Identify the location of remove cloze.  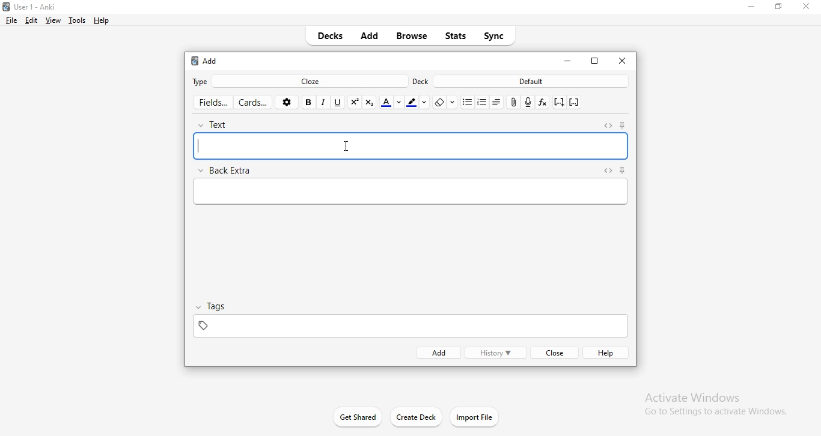
(575, 103).